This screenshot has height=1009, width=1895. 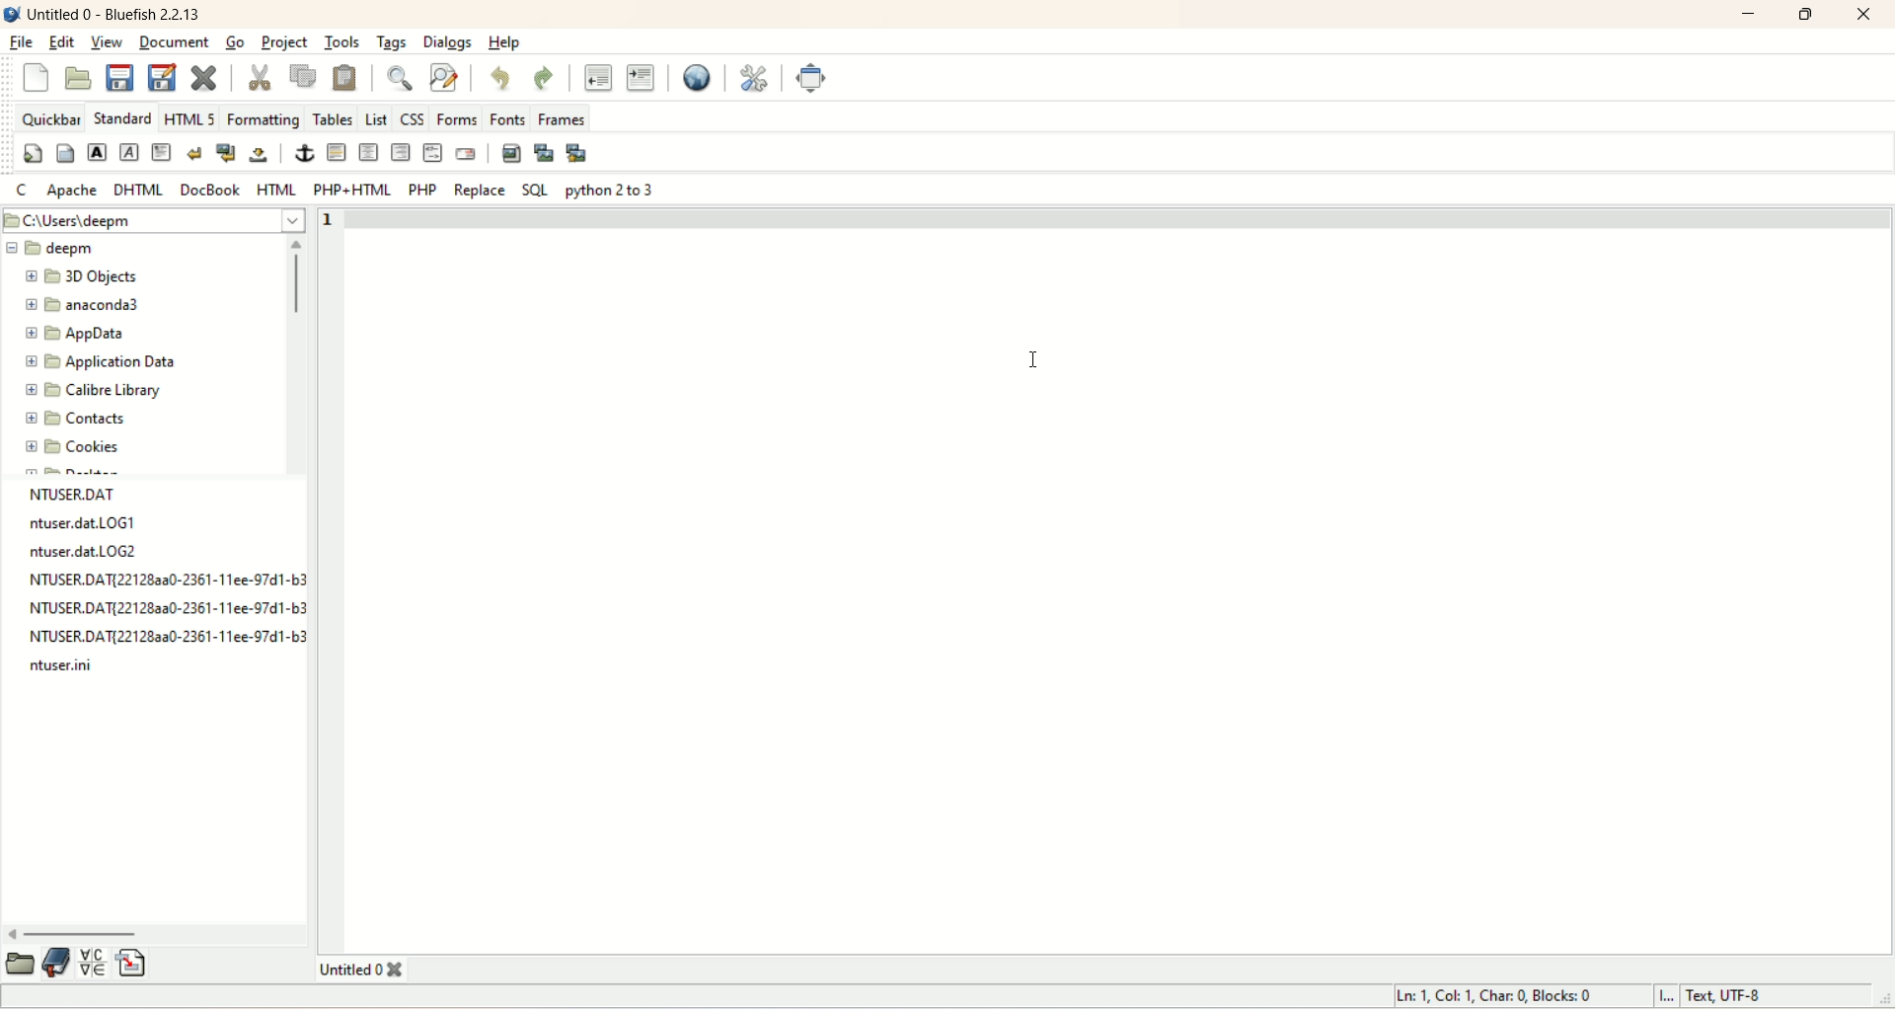 What do you see at coordinates (155, 221) in the screenshot?
I see `location` at bounding box center [155, 221].